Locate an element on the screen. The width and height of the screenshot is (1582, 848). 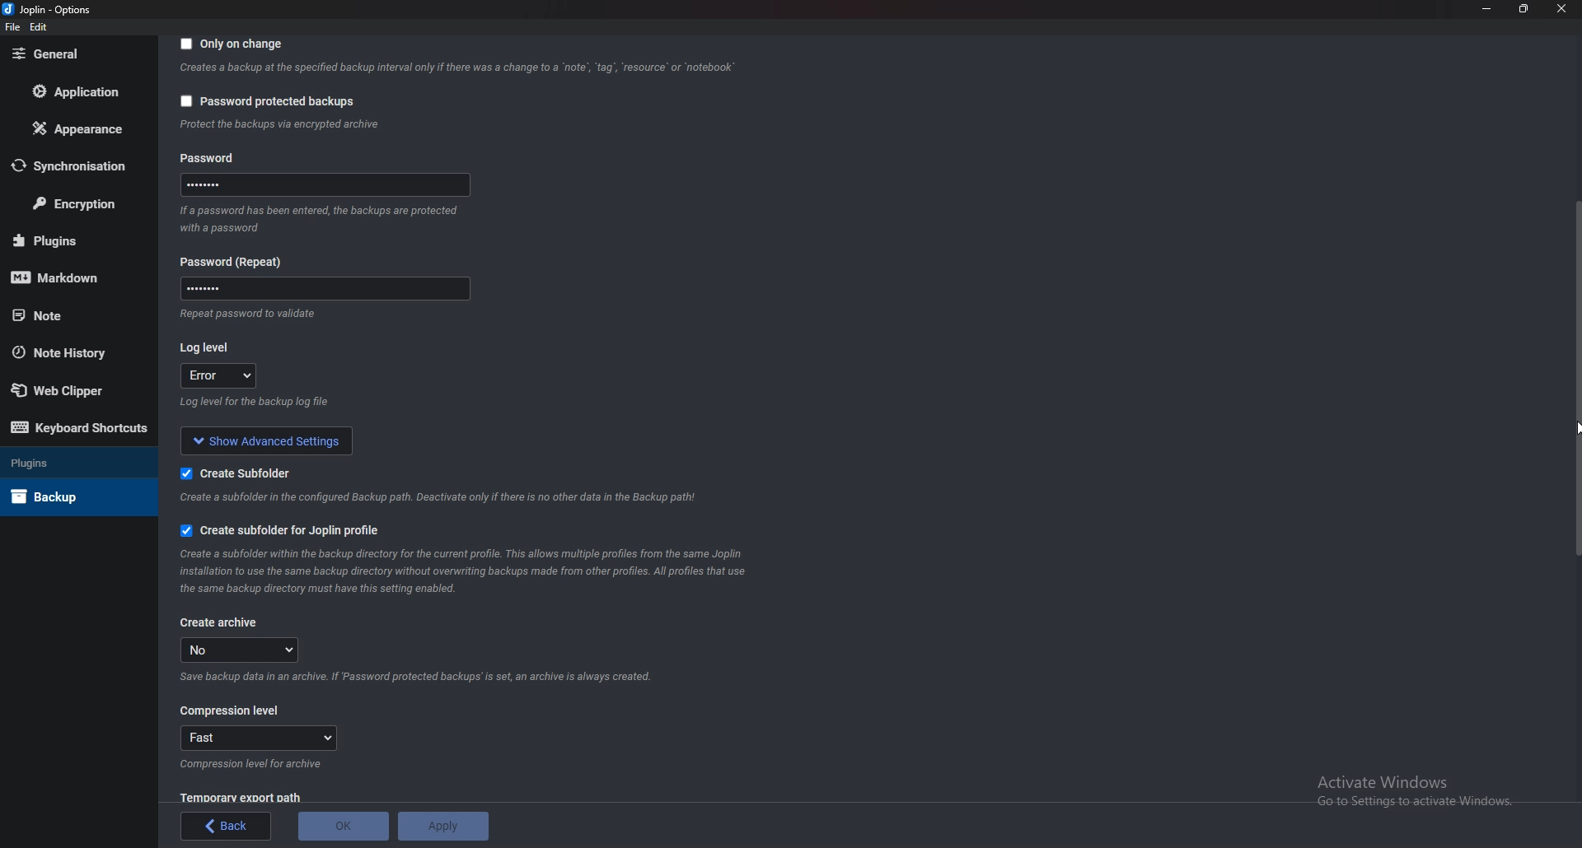
O K is located at coordinates (343, 827).